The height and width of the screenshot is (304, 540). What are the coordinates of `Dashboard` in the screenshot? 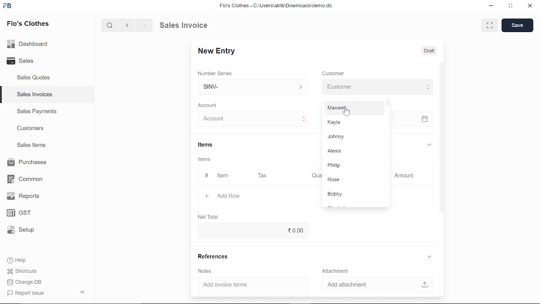 It's located at (28, 45).